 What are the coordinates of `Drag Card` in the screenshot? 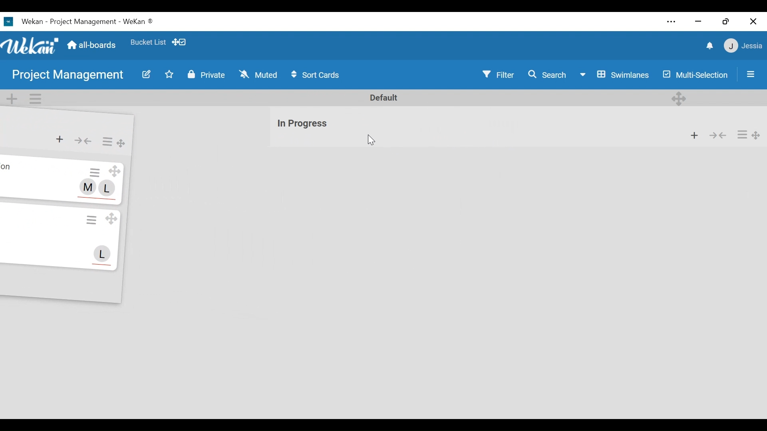 It's located at (114, 171).